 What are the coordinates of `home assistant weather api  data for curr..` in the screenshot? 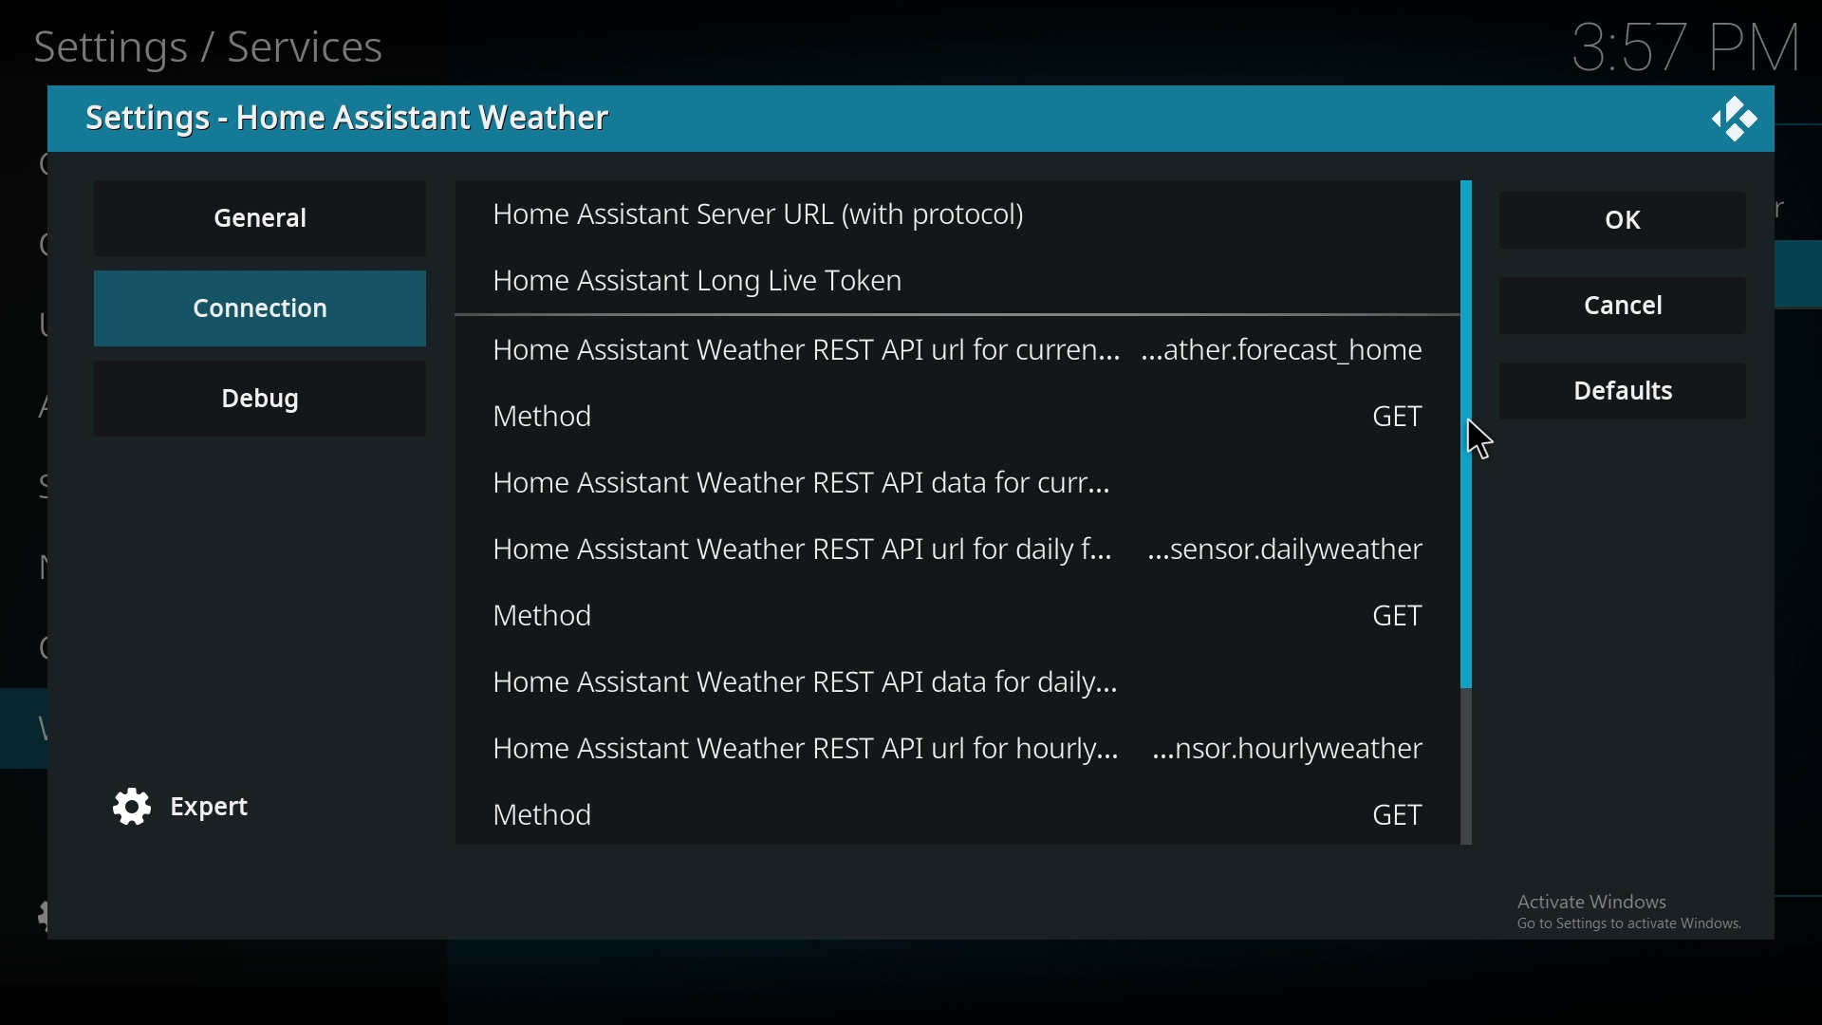 It's located at (947, 483).